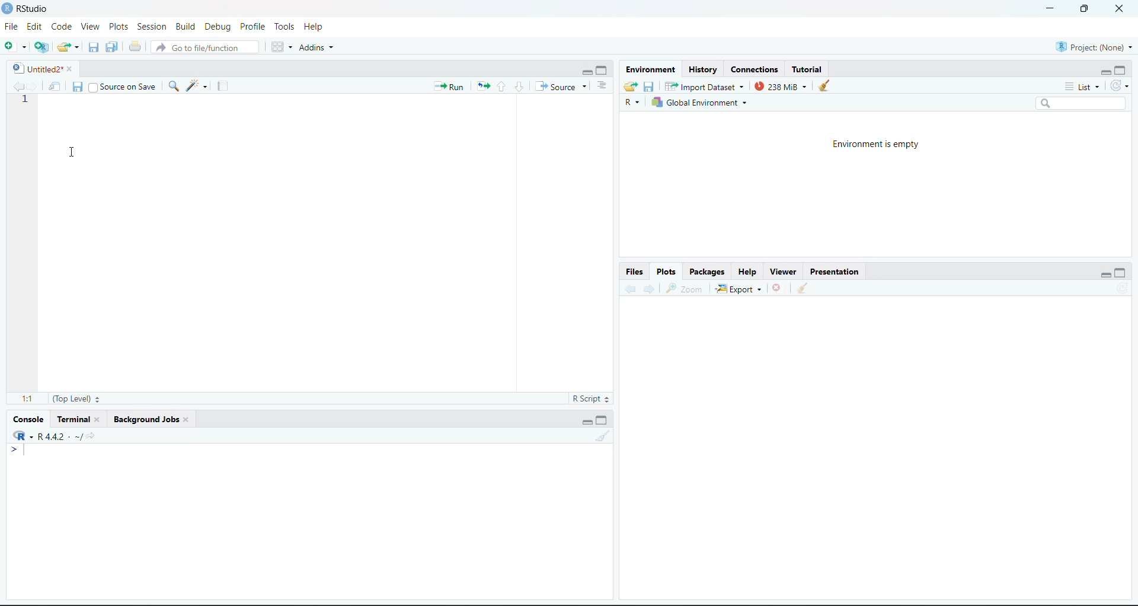 The width and height of the screenshot is (1138, 606). I want to click on open file, so click(69, 47).